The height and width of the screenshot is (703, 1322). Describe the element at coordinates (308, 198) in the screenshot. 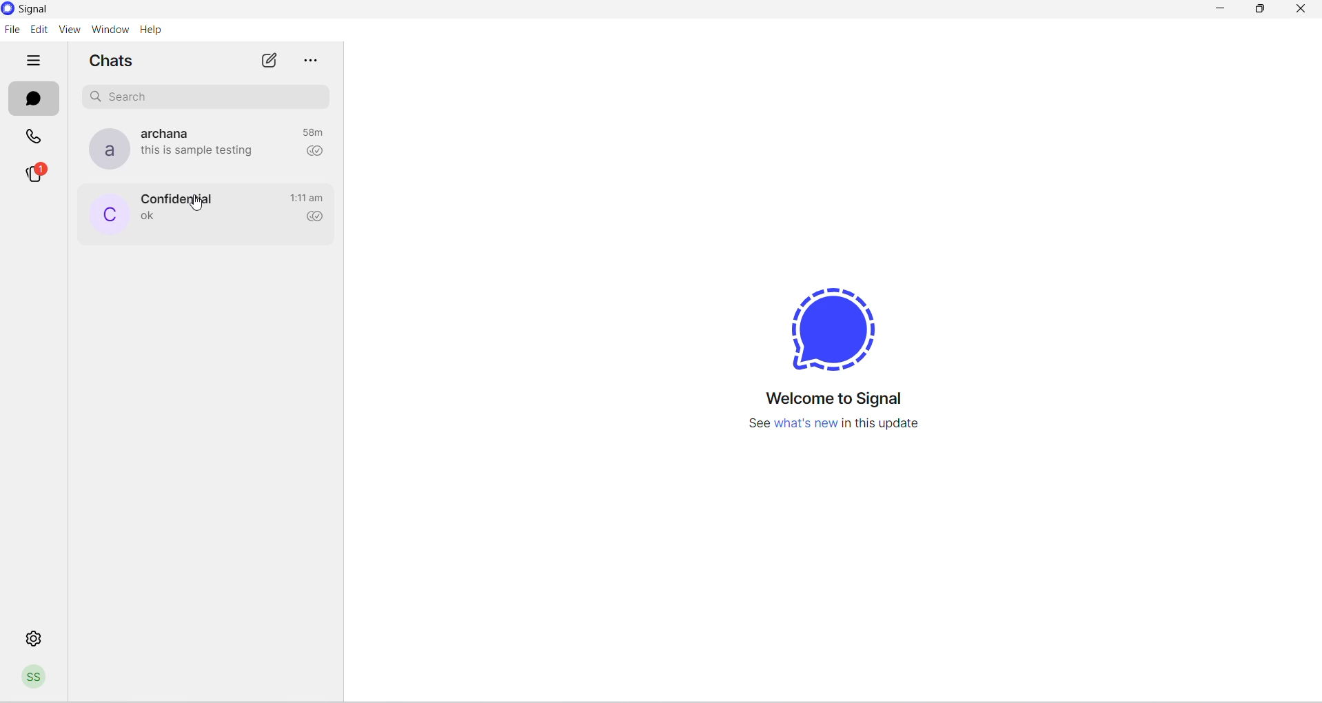

I see `last message time` at that location.